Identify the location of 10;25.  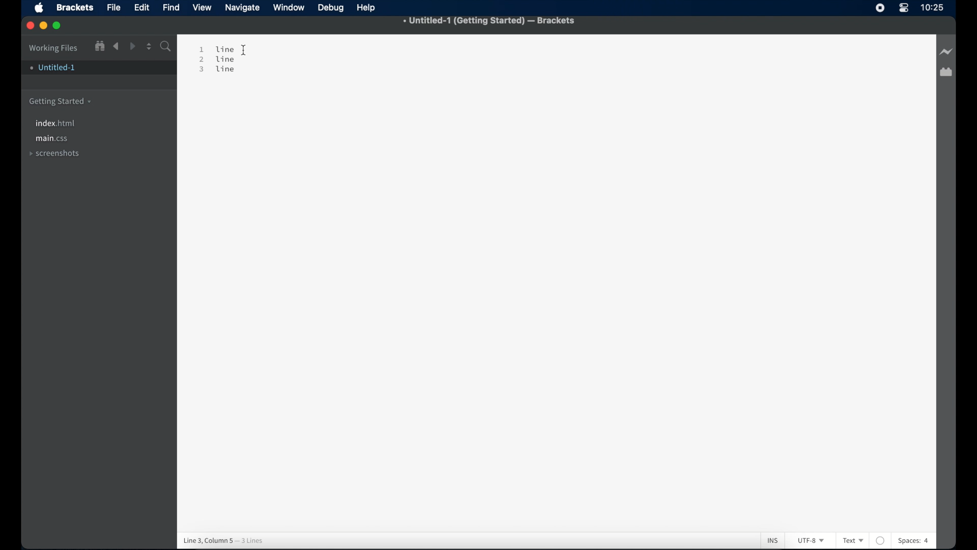
(933, 10).